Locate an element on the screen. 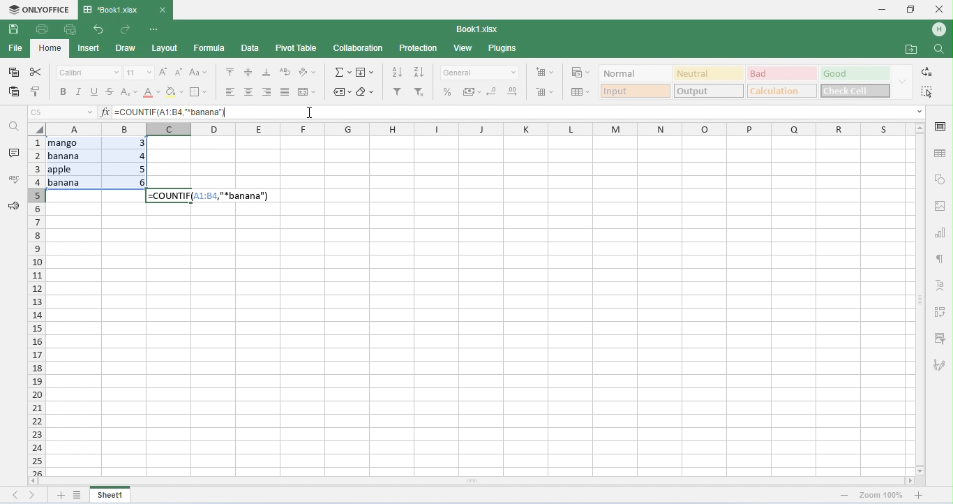 This screenshot has width=953, height=504. normal is located at coordinates (634, 73).